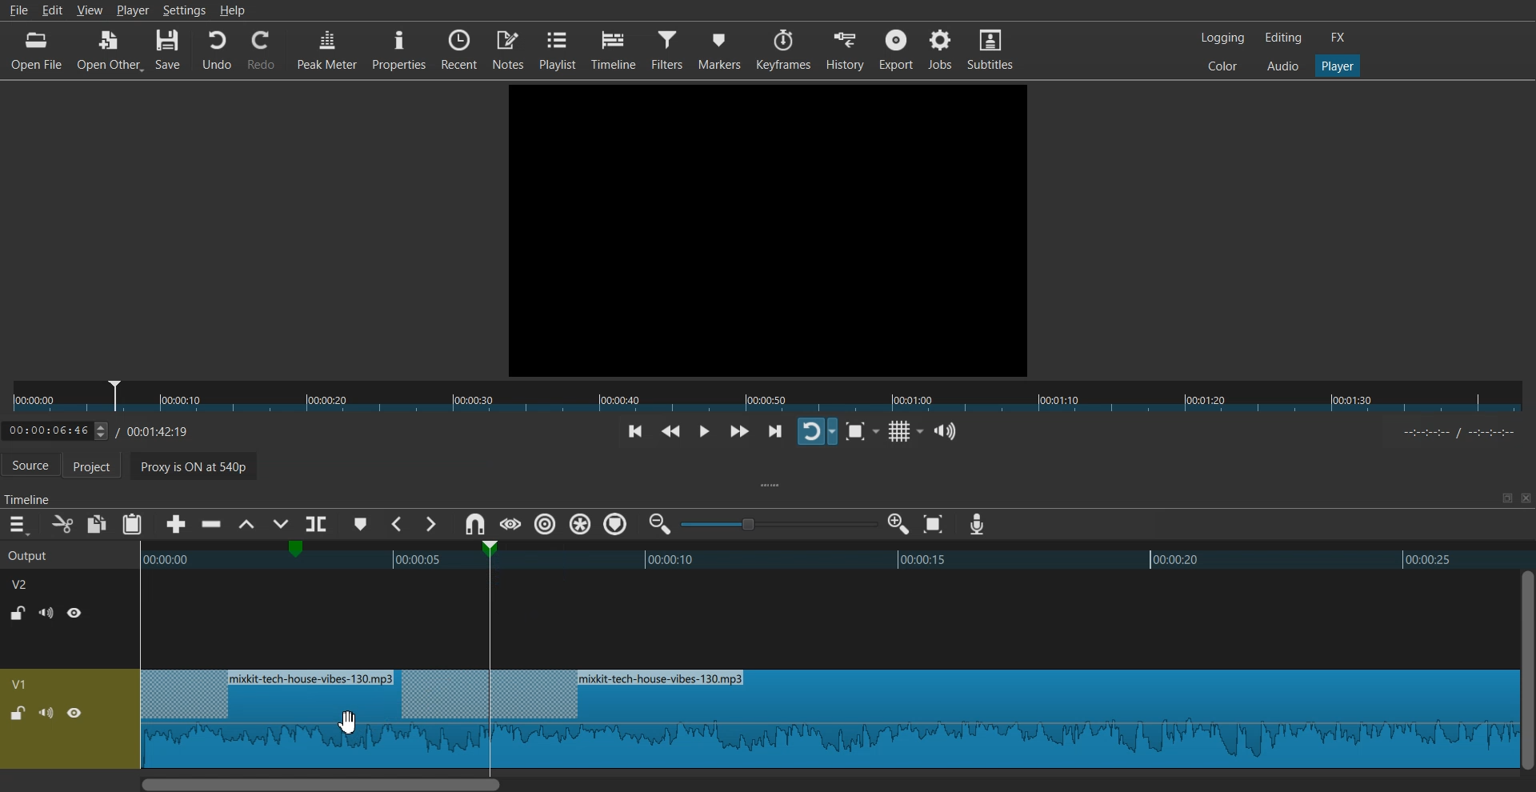 This screenshot has height=792, width=1536. What do you see at coordinates (474, 525) in the screenshot?
I see `Snap` at bounding box center [474, 525].